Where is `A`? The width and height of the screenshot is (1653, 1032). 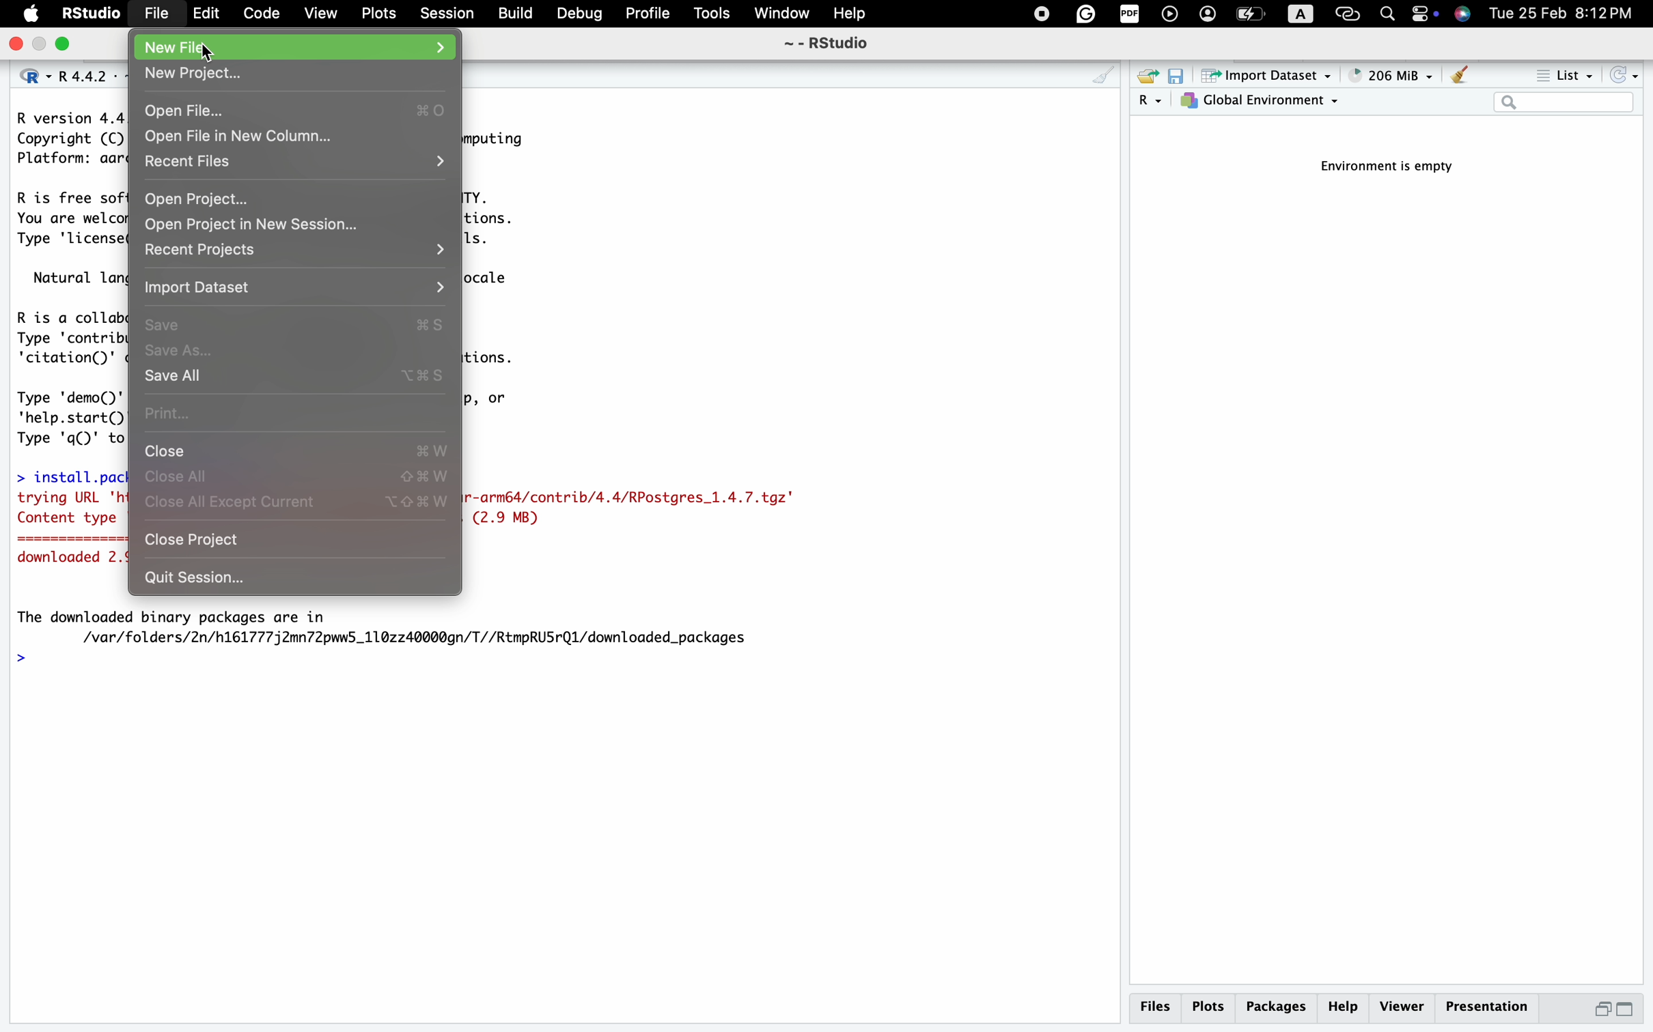
A is located at coordinates (1302, 14).